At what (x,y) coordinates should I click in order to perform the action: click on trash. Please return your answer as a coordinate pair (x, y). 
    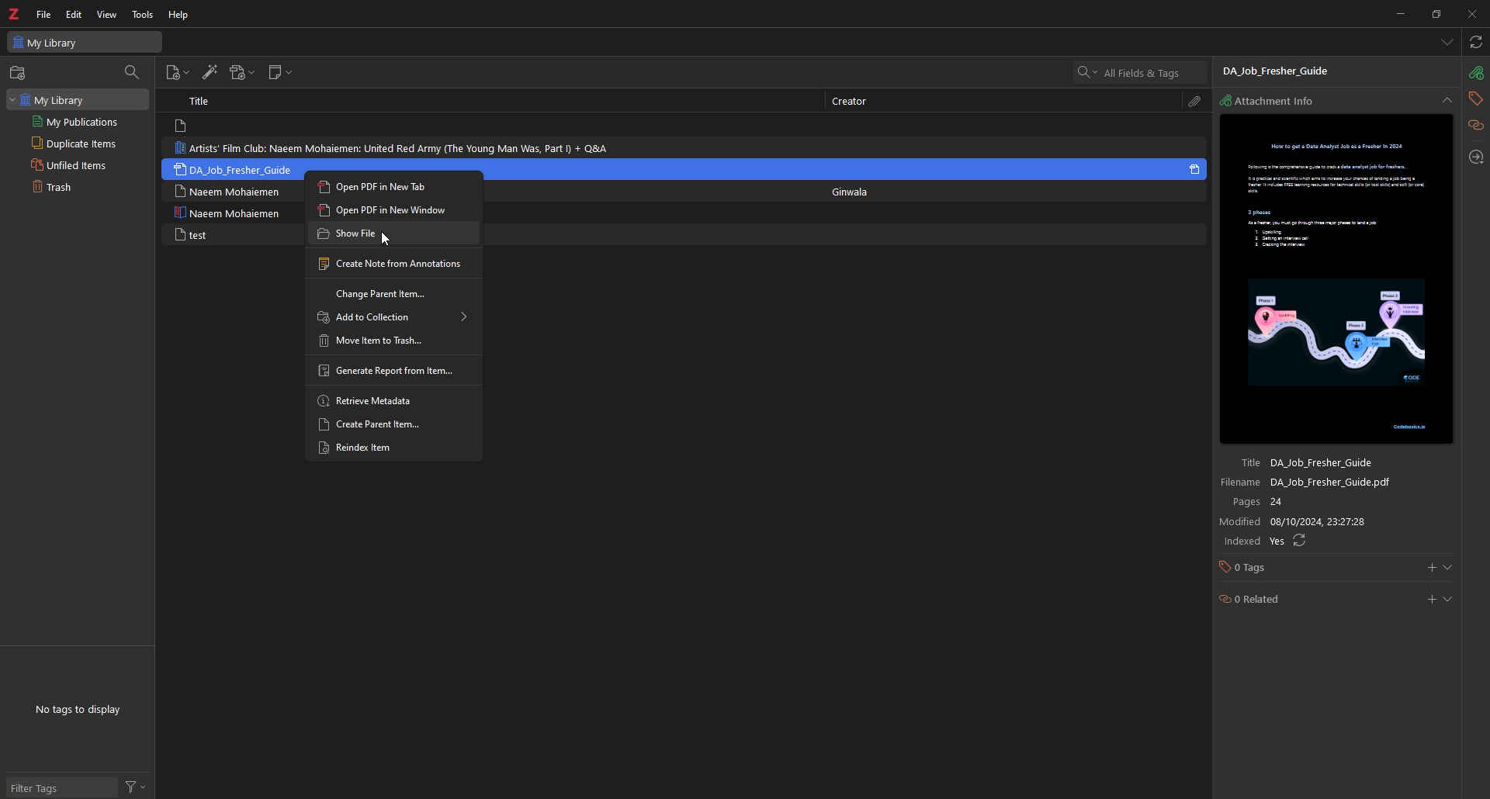
    Looking at the image, I should click on (75, 187).